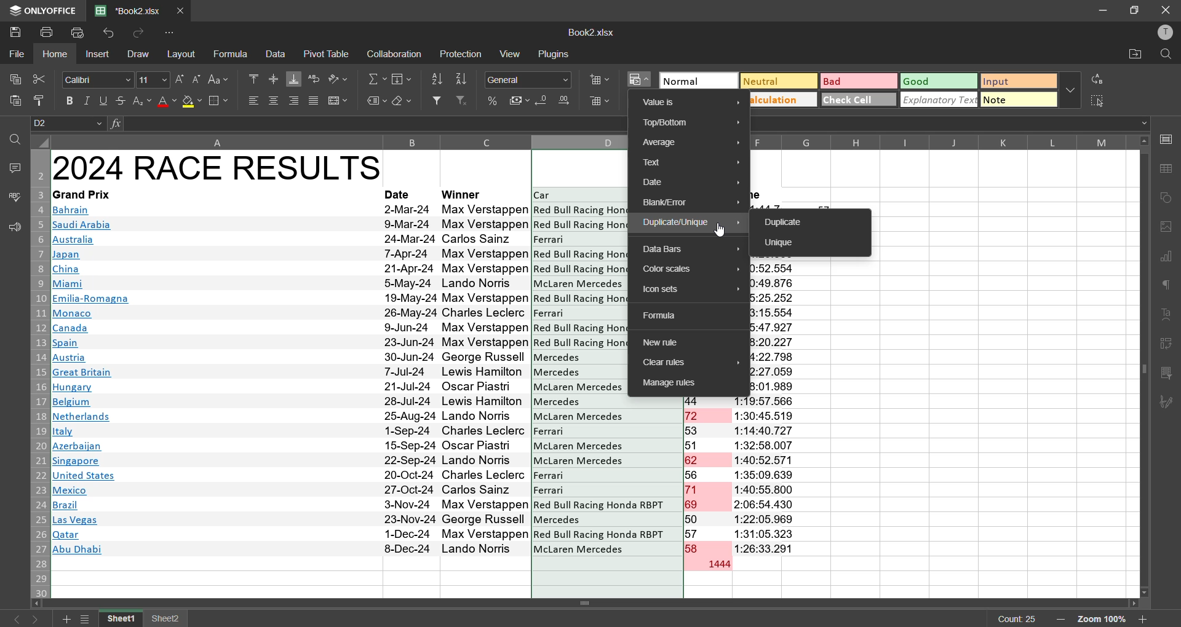 This screenshot has width=1181, height=627. I want to click on summation, so click(377, 79).